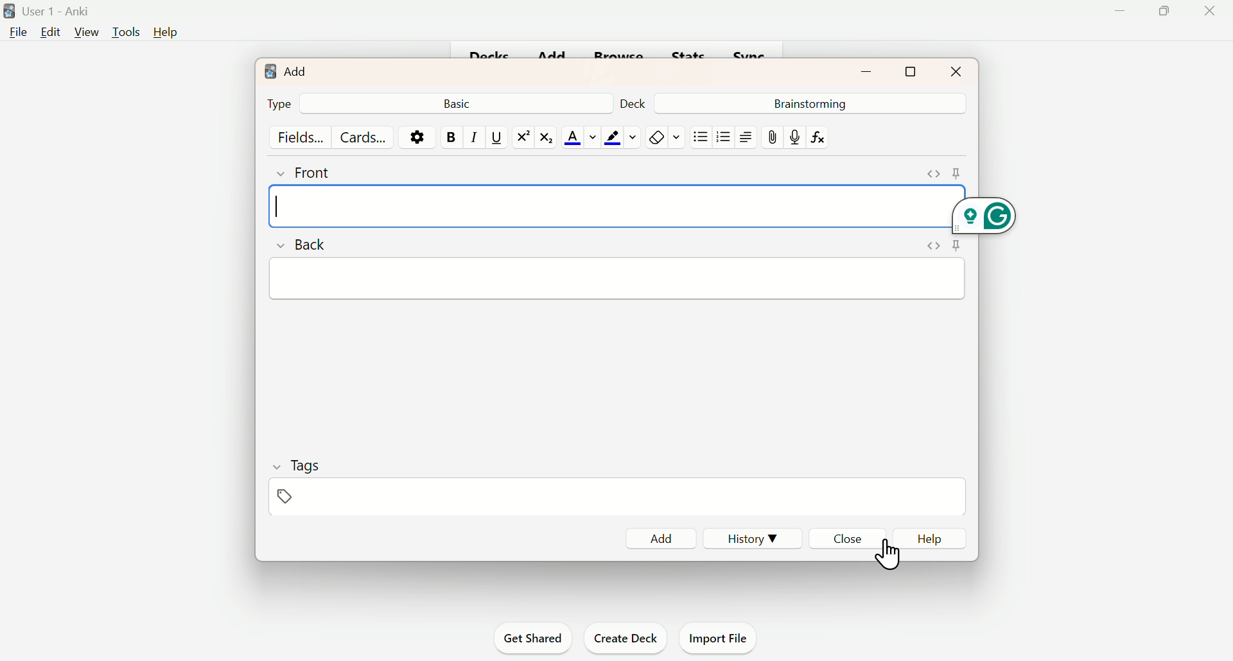 Image resolution: width=1233 pixels, height=661 pixels. Describe the element at coordinates (549, 137) in the screenshot. I see `Subscript` at that location.